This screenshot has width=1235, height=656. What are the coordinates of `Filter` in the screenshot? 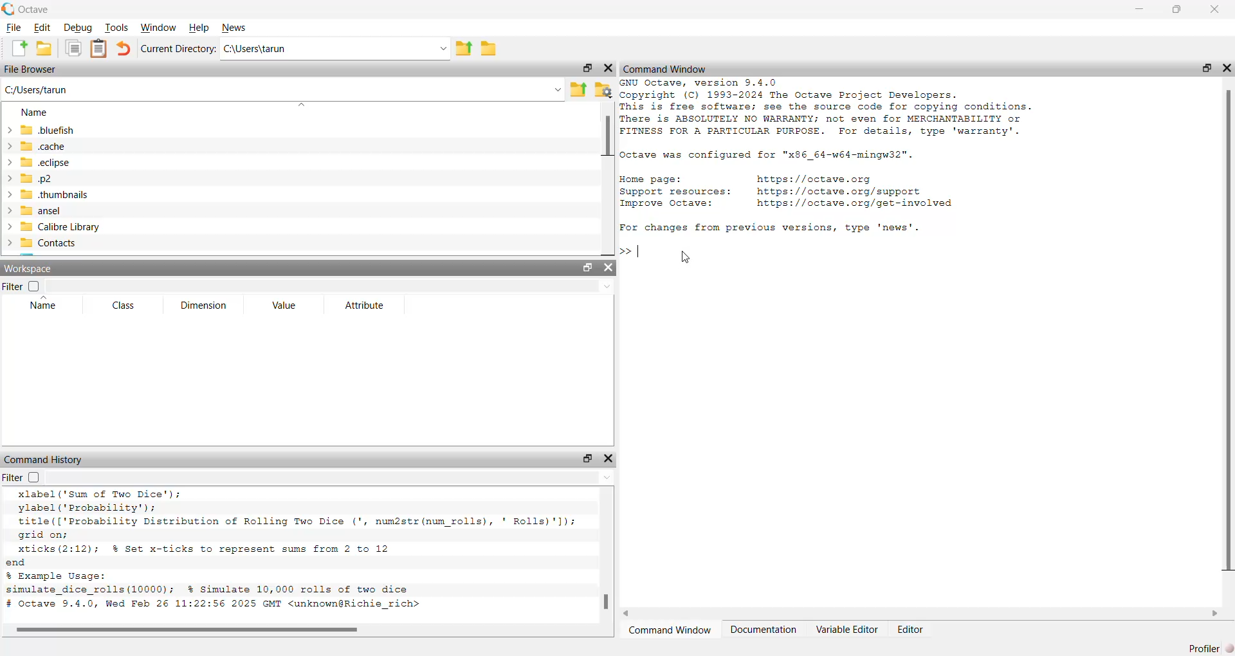 It's located at (21, 286).